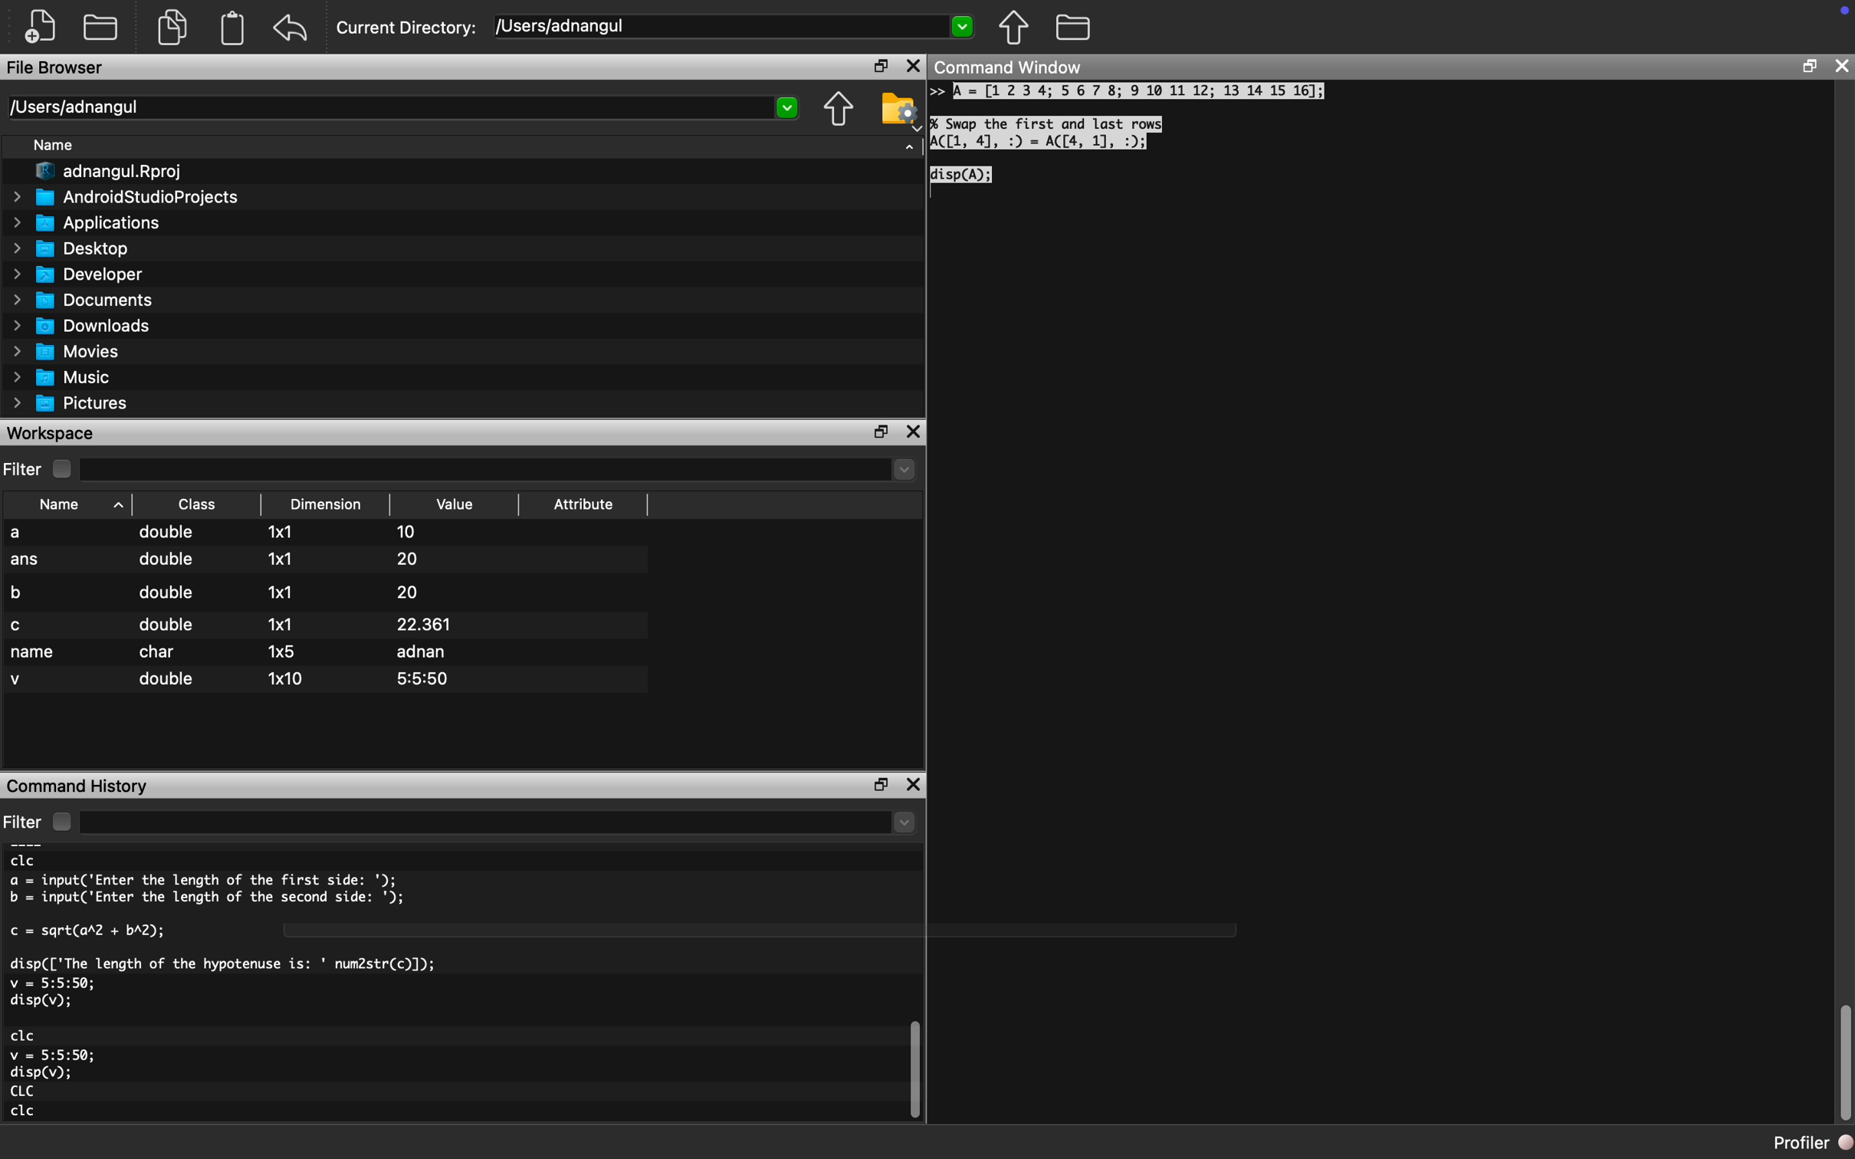 The image size is (1855, 1159). I want to click on Copy, so click(174, 25).